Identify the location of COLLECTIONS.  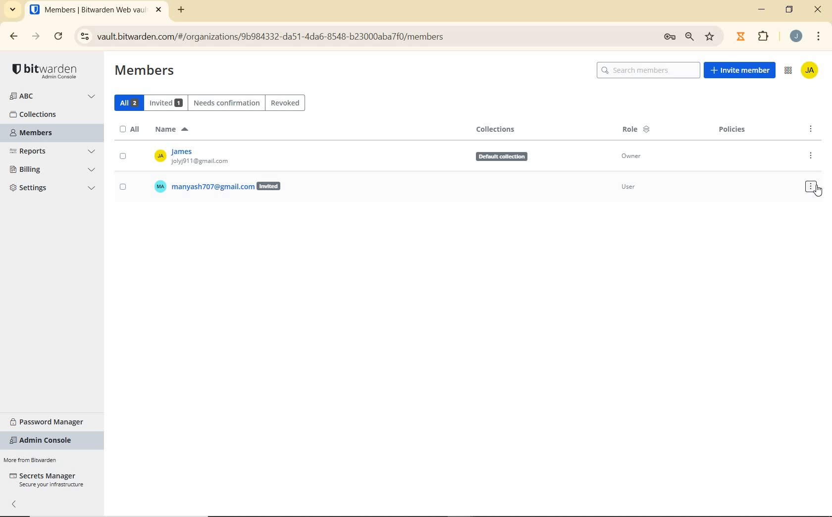
(497, 129).